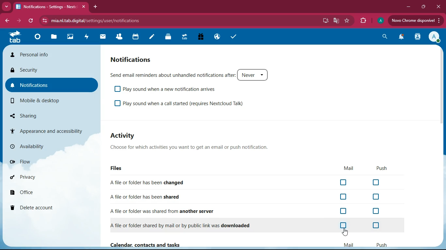 This screenshot has height=250, width=446. Describe the element at coordinates (376, 211) in the screenshot. I see `off` at that location.